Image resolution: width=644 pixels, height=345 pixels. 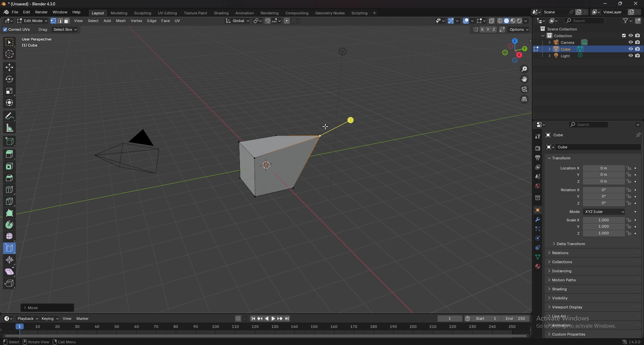 I want to click on disable in render, so click(x=638, y=49).